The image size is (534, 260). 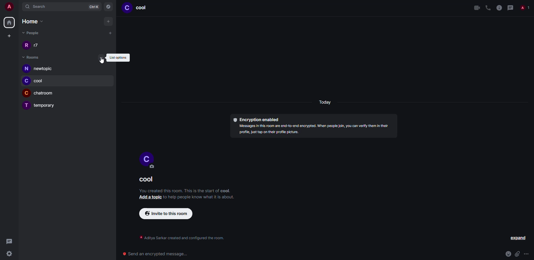 I want to click on newtopic, so click(x=43, y=68).